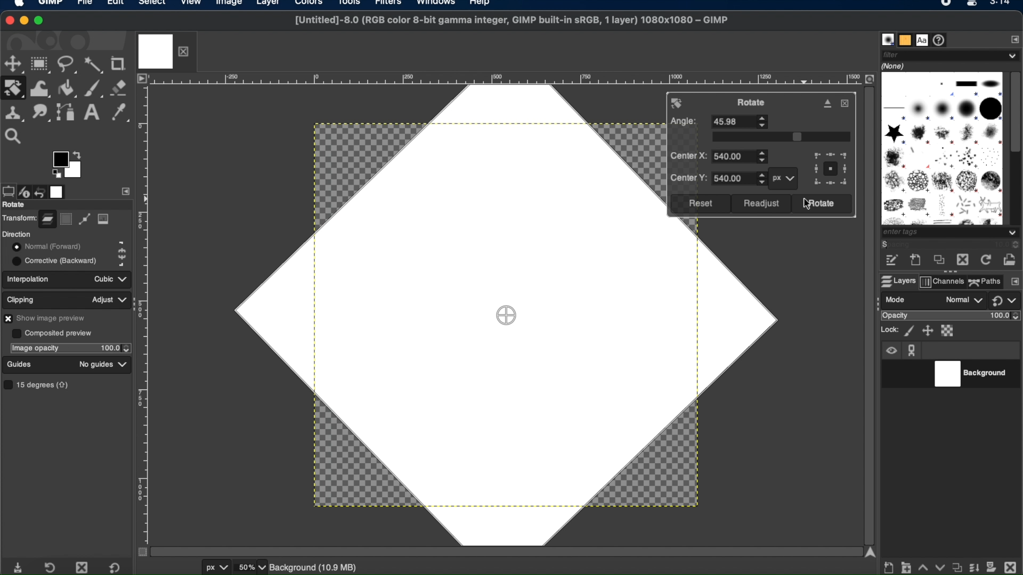 The width and height of the screenshot is (1023, 575). I want to click on duplicate properties, so click(955, 565).